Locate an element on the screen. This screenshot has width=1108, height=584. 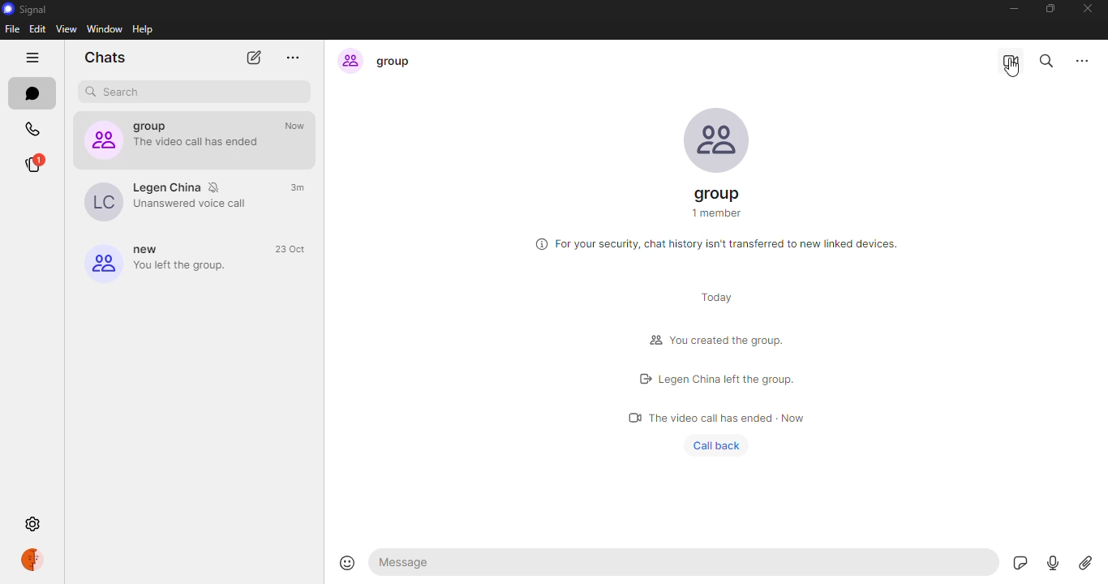
calls is located at coordinates (36, 128).